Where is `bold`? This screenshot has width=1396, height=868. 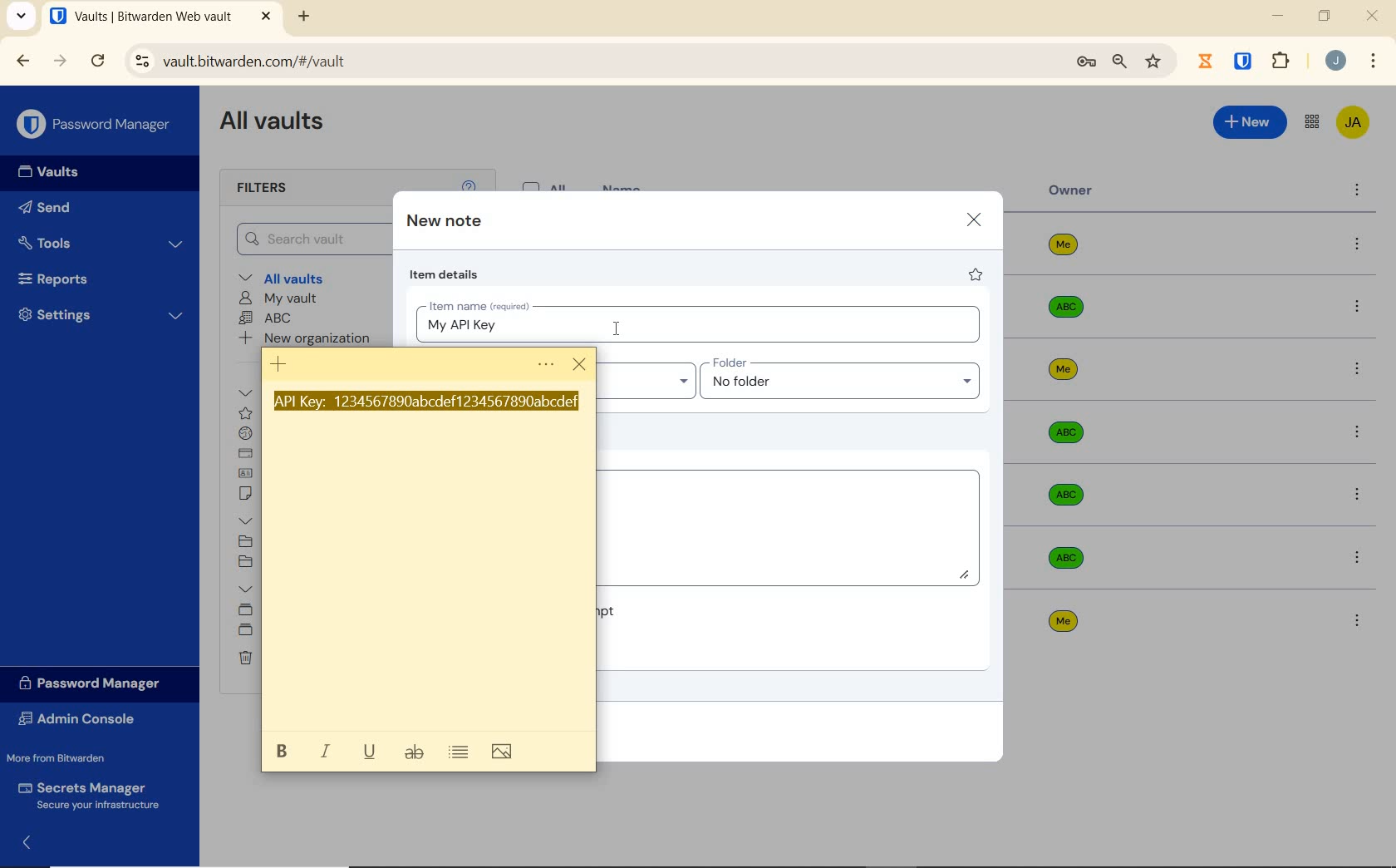
bold is located at coordinates (281, 751).